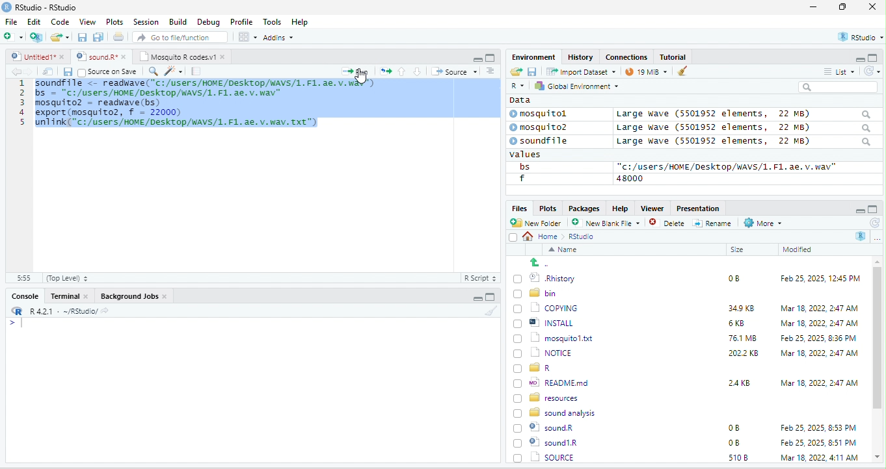 This screenshot has height=469, width=886. I want to click on save, so click(83, 38).